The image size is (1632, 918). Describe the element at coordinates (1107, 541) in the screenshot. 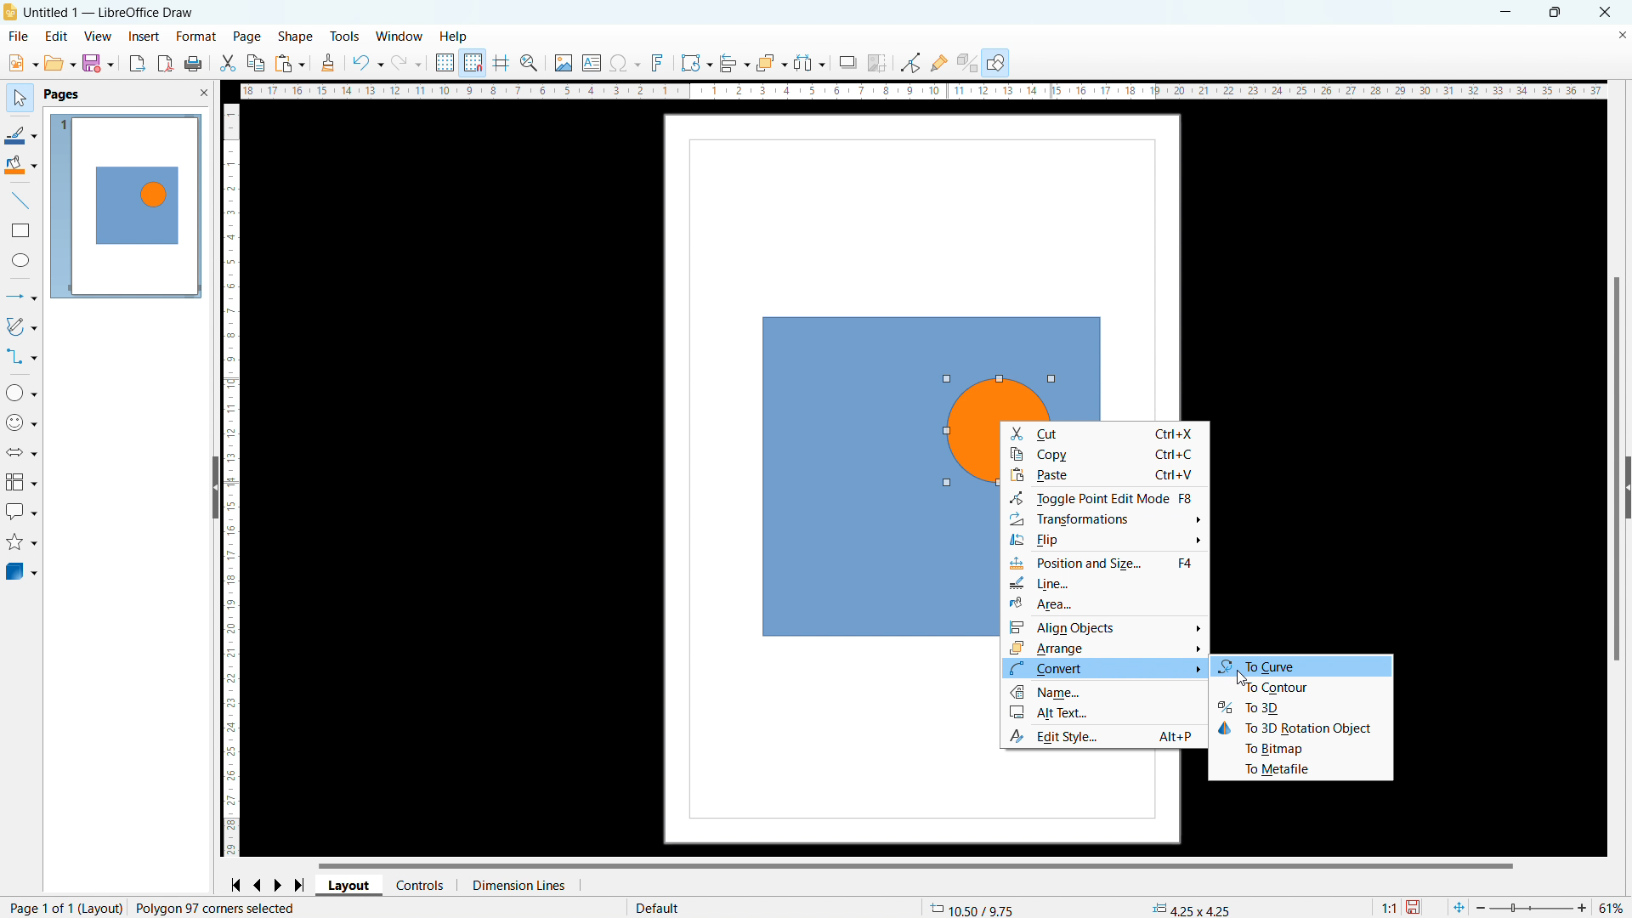

I see `filp` at that location.